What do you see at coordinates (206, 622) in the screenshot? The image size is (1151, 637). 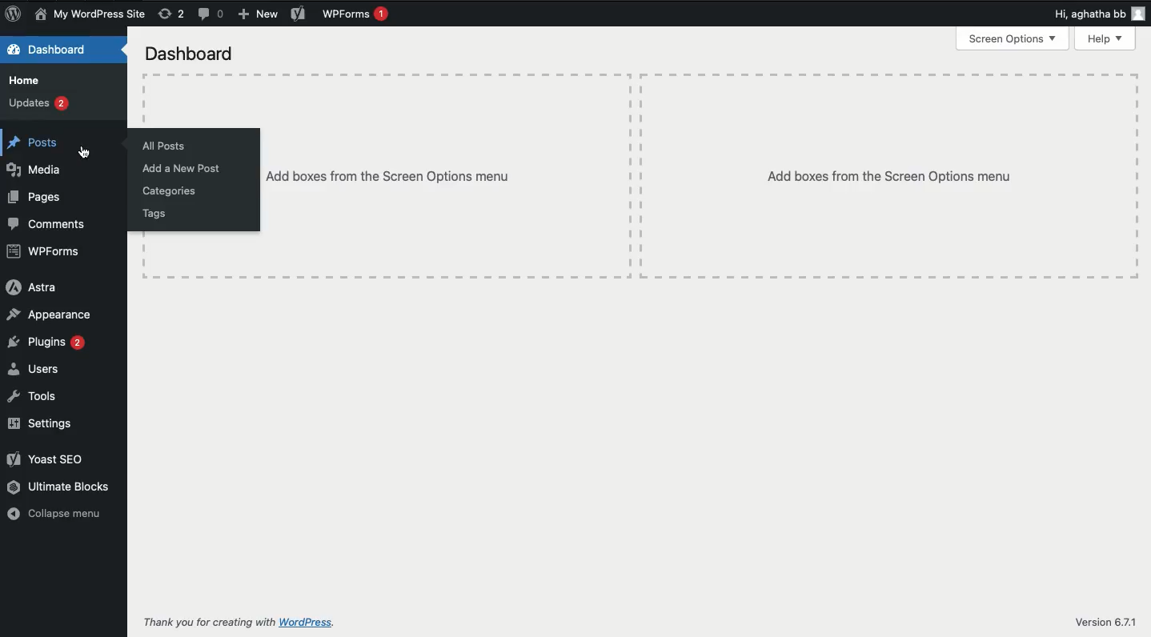 I see `Thank you for creating with WordPress` at bounding box center [206, 622].